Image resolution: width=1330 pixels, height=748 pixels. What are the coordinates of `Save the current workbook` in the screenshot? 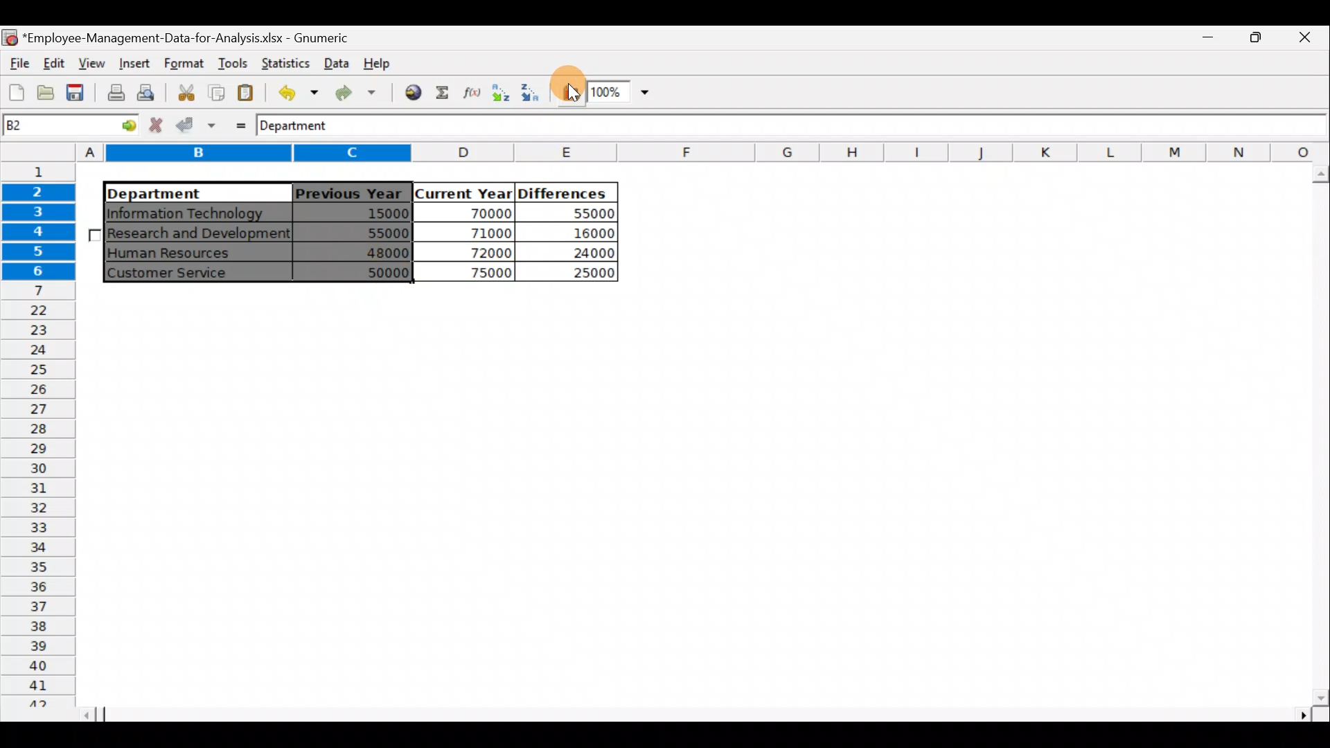 It's located at (76, 93).